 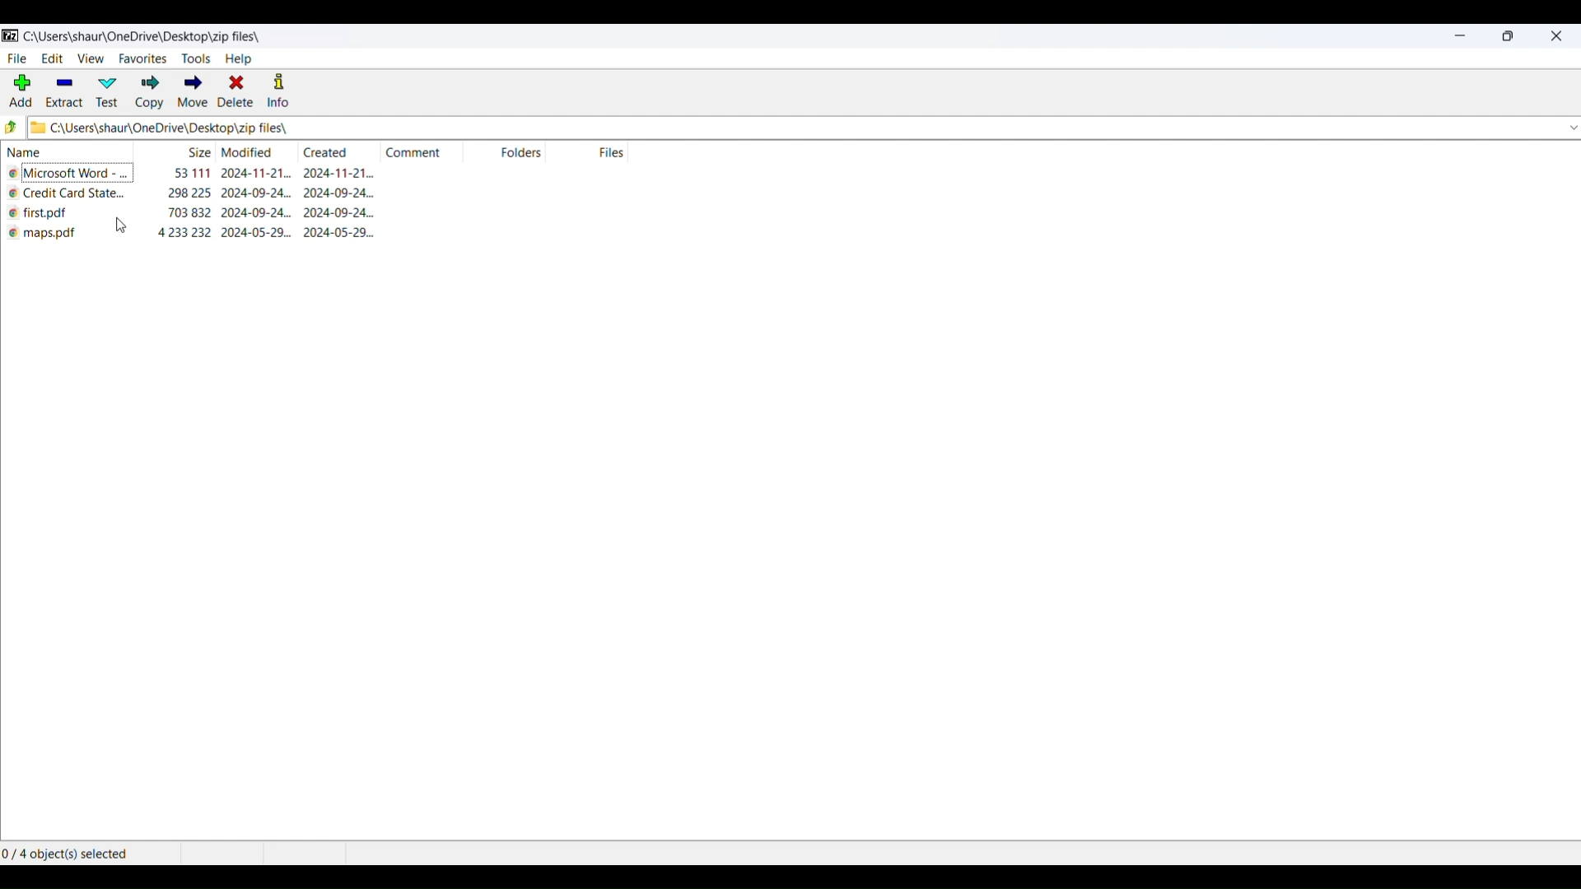 What do you see at coordinates (338, 195) in the screenshot?
I see `file creation date` at bounding box center [338, 195].